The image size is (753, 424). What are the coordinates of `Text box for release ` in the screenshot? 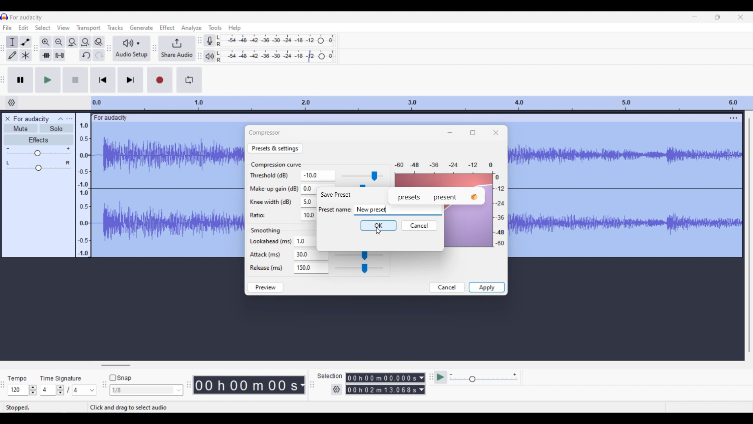 It's located at (314, 268).